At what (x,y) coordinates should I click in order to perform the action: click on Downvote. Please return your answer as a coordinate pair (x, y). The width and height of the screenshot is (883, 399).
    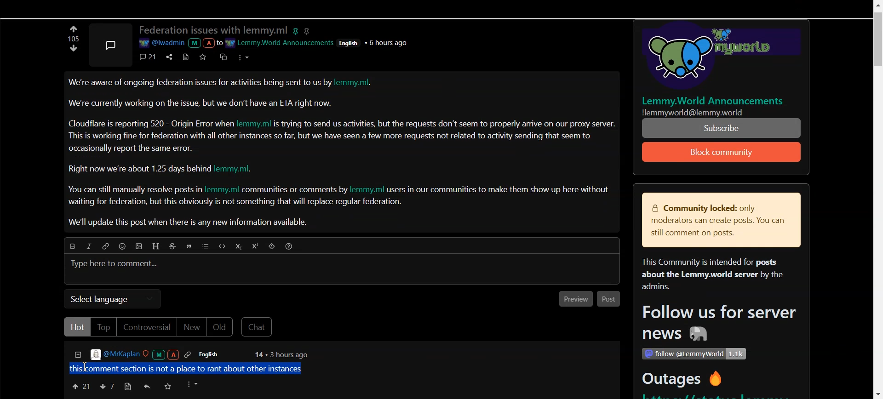
    Looking at the image, I should click on (107, 386).